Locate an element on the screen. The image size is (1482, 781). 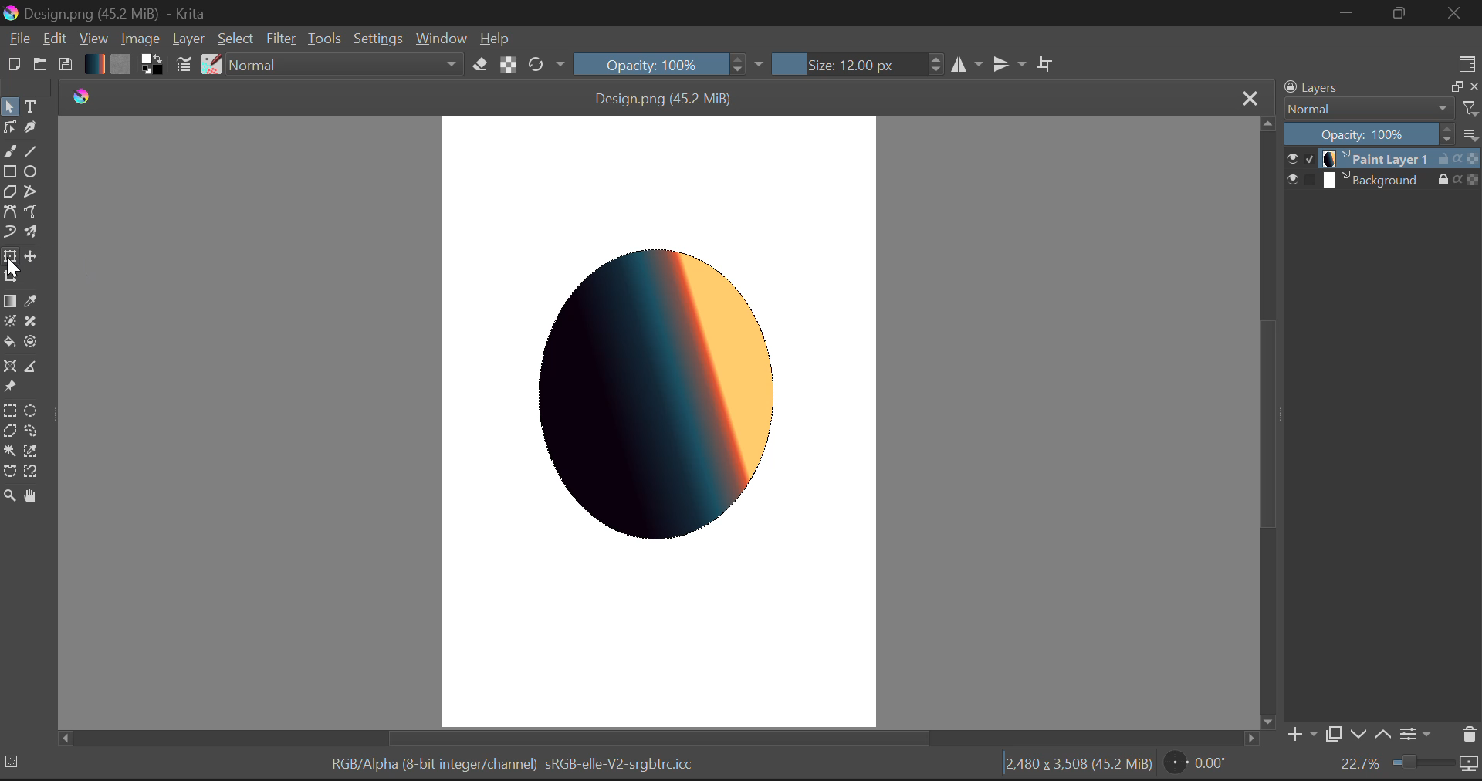
Transform Layer is located at coordinates (10, 256).